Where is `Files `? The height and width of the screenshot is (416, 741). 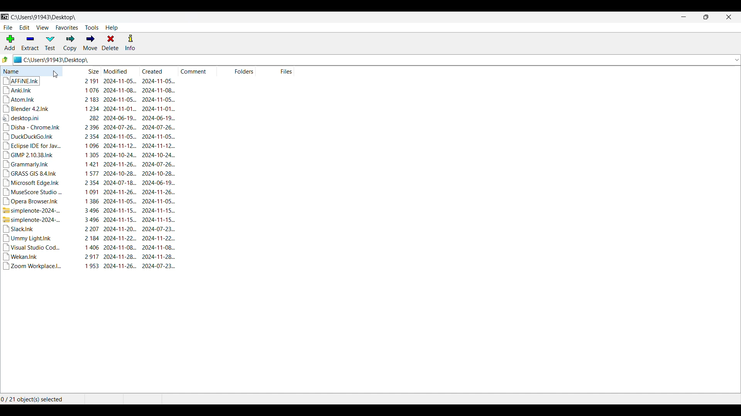 Files  is located at coordinates (284, 71).